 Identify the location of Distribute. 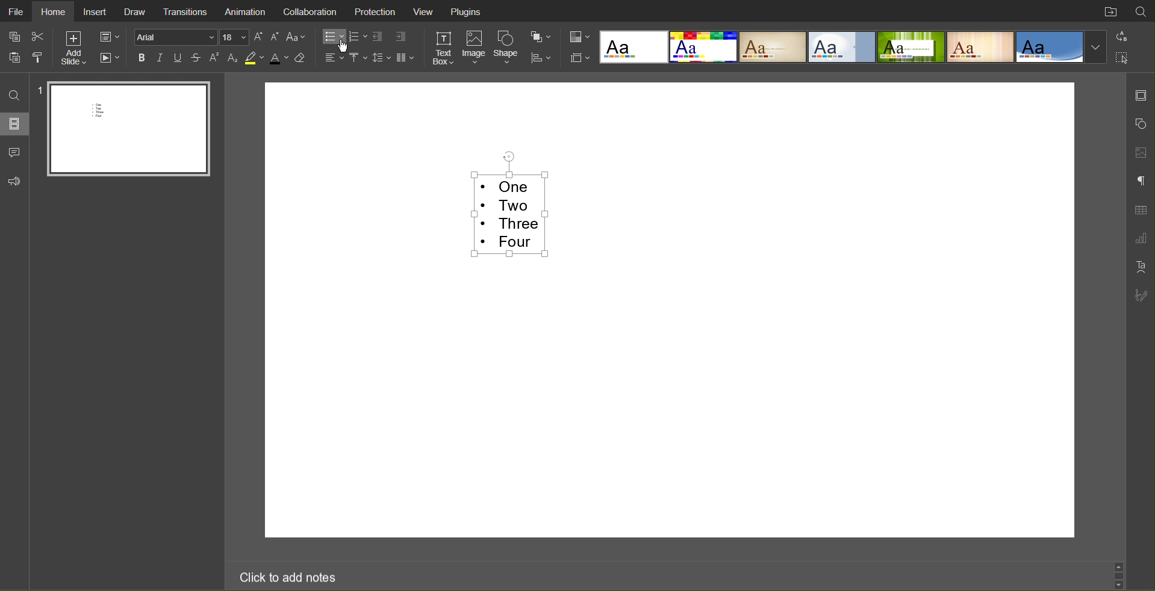
(541, 60).